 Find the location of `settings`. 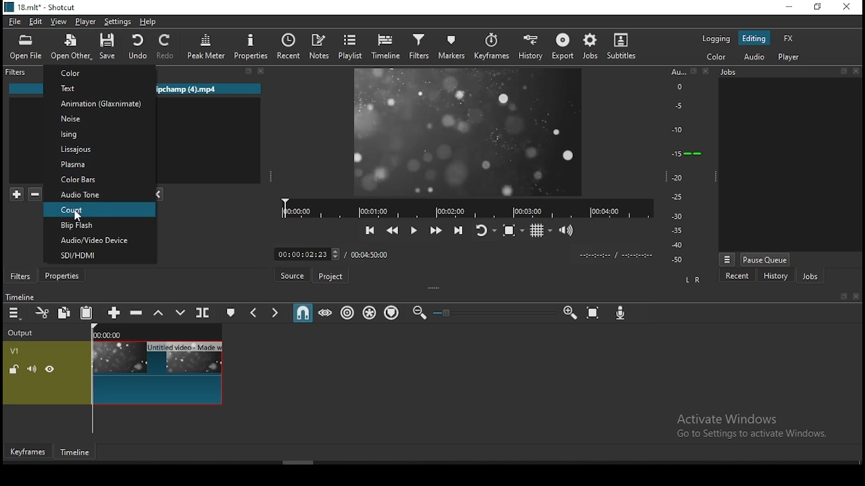

settings is located at coordinates (120, 22).